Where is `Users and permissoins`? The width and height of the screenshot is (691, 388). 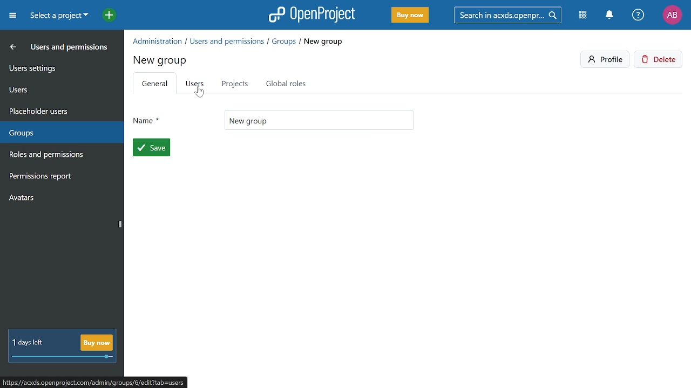 Users and permissoins is located at coordinates (70, 49).